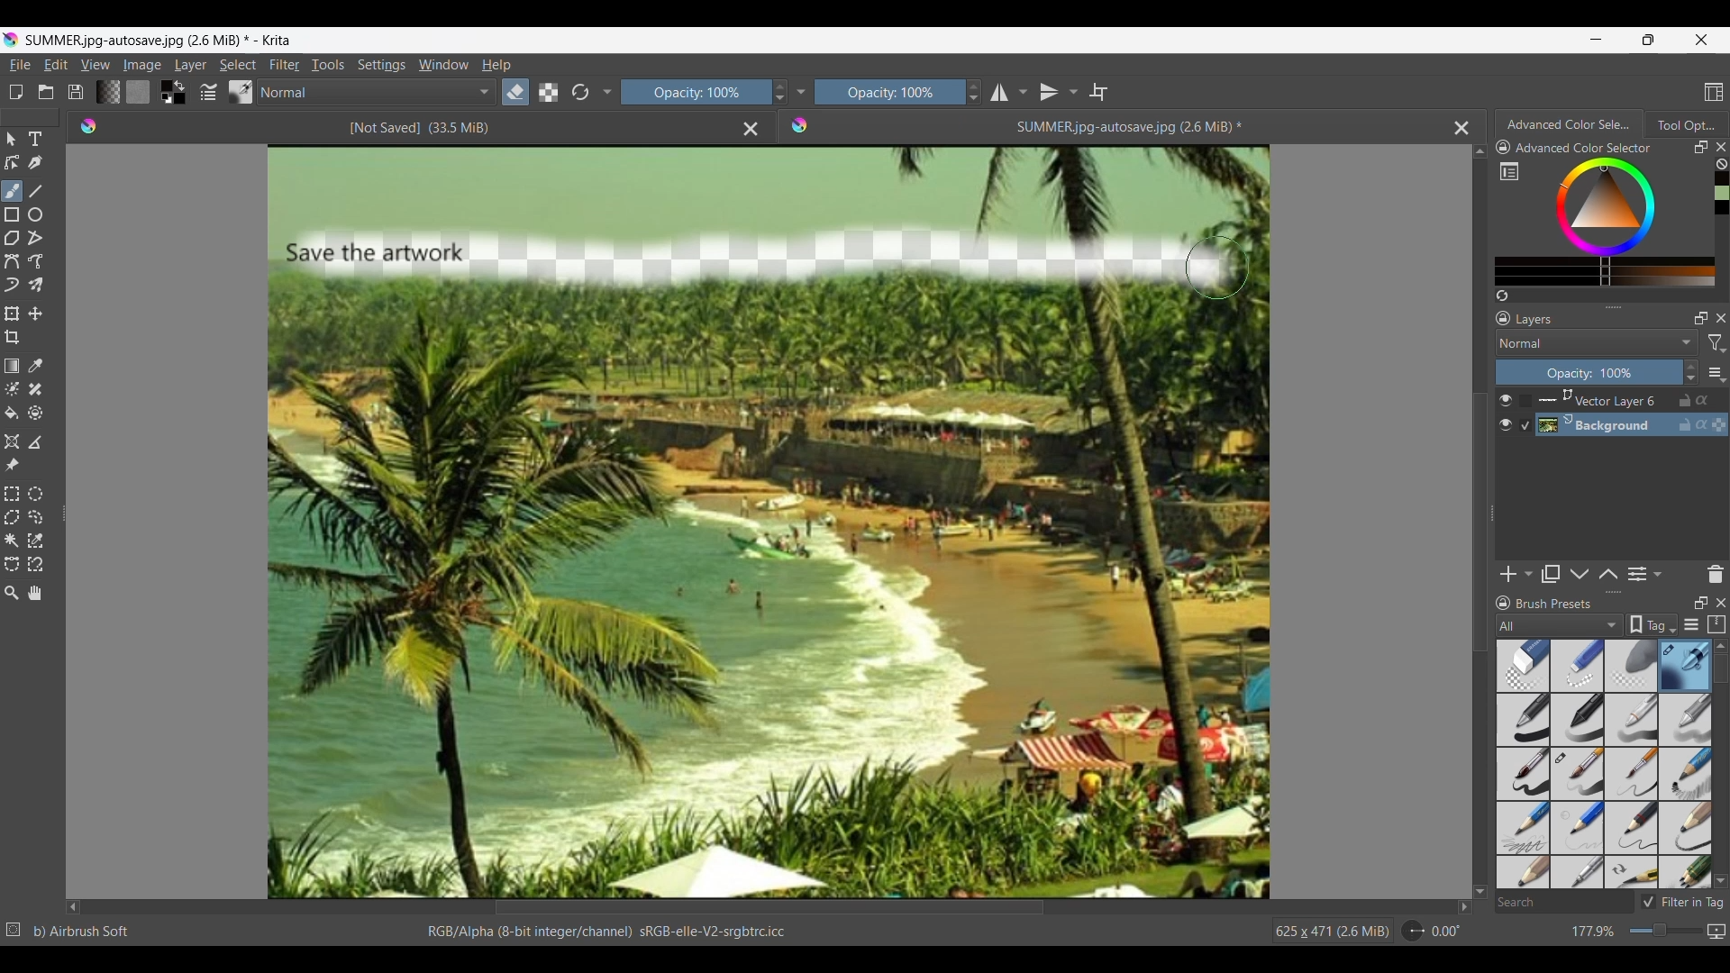 This screenshot has height=973, width=1730. I want to click on Layer mode options, so click(1597, 342).